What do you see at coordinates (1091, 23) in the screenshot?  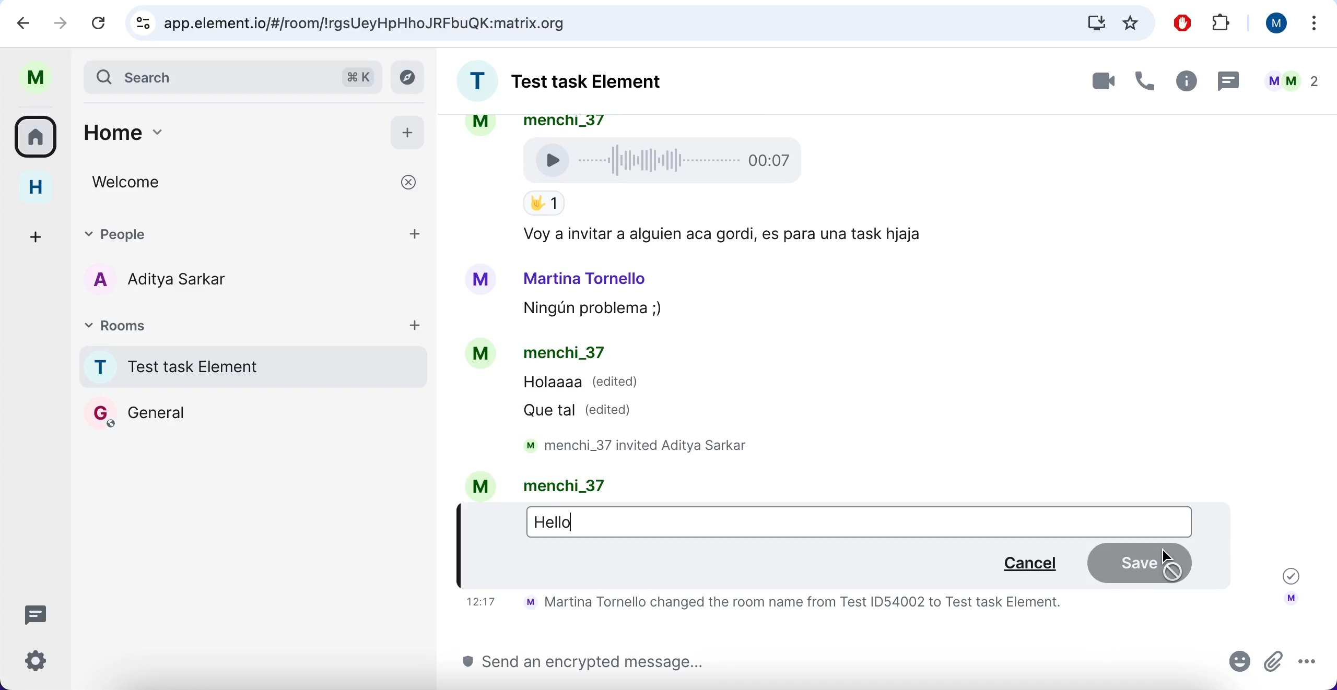 I see `downloads` at bounding box center [1091, 23].